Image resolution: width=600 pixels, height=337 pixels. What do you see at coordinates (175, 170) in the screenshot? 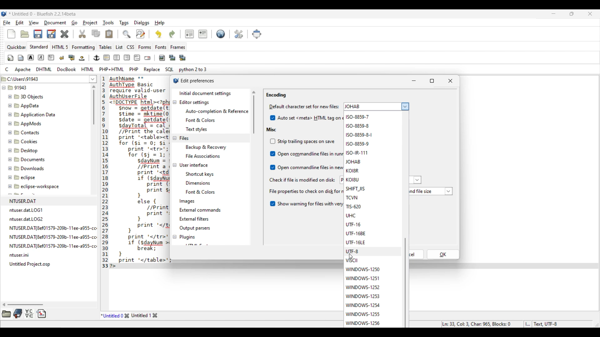
I see `Collapse` at bounding box center [175, 170].